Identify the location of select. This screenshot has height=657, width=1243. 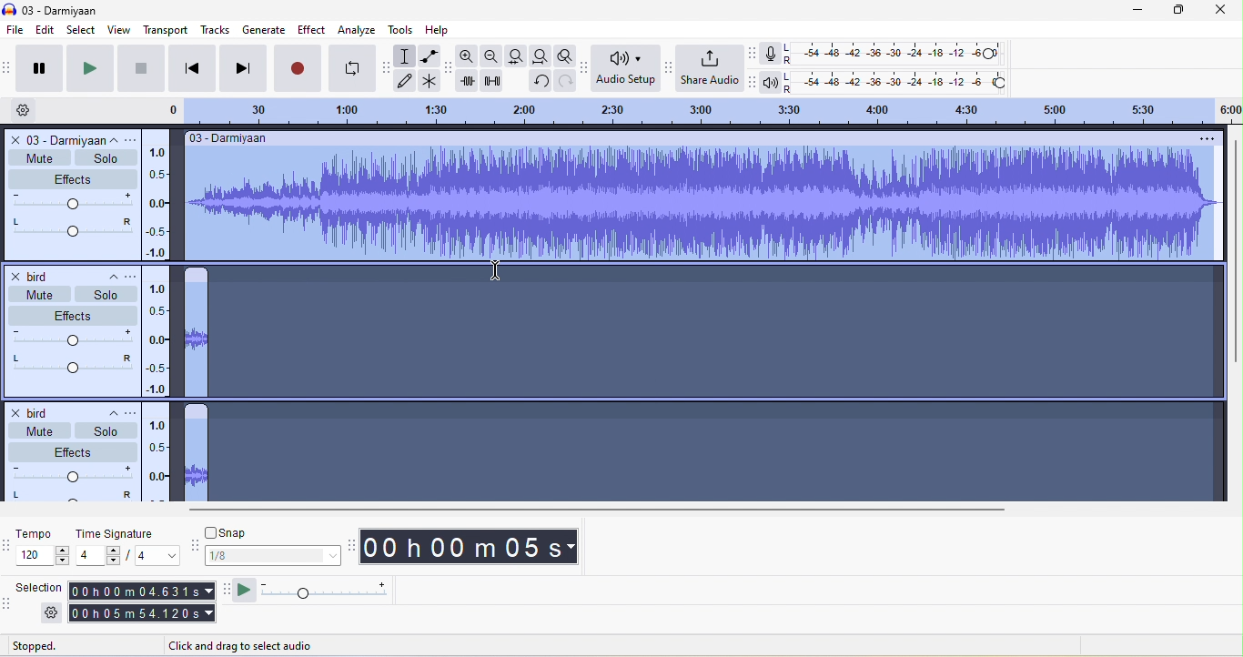
(84, 29).